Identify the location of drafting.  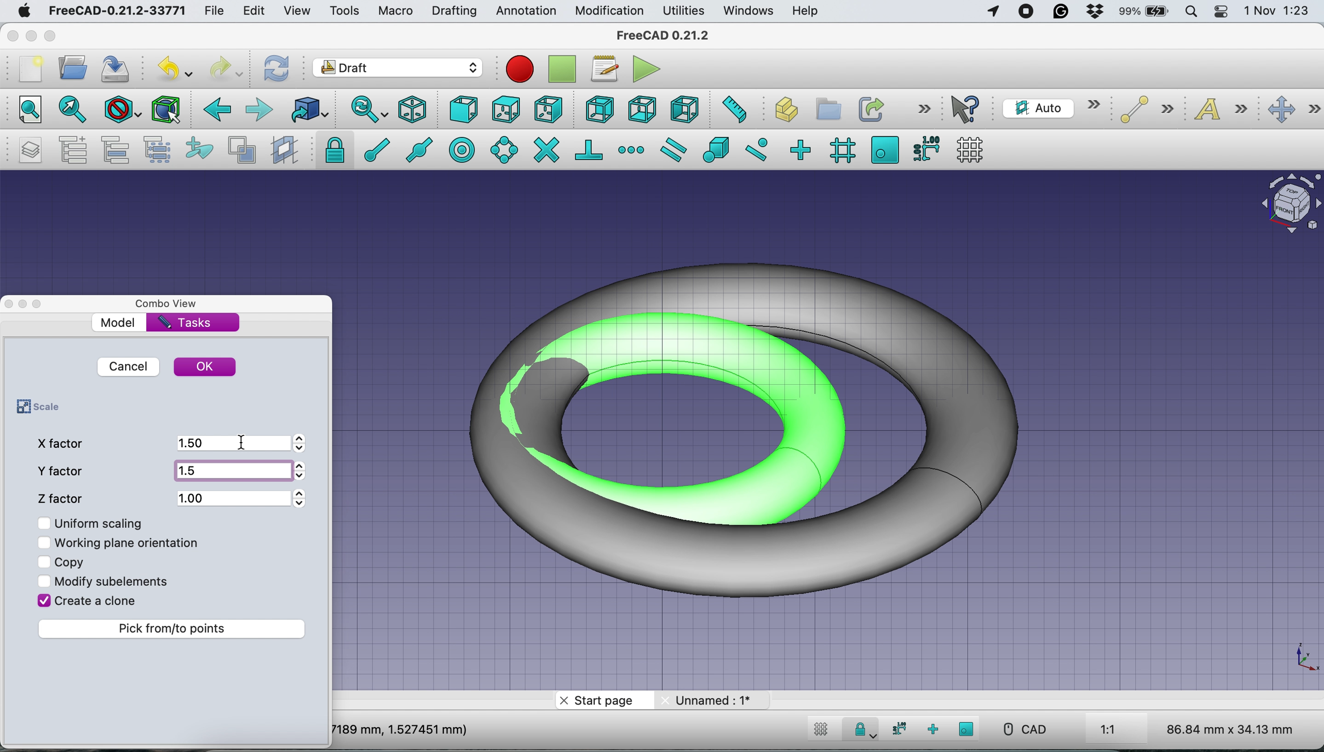
(454, 12).